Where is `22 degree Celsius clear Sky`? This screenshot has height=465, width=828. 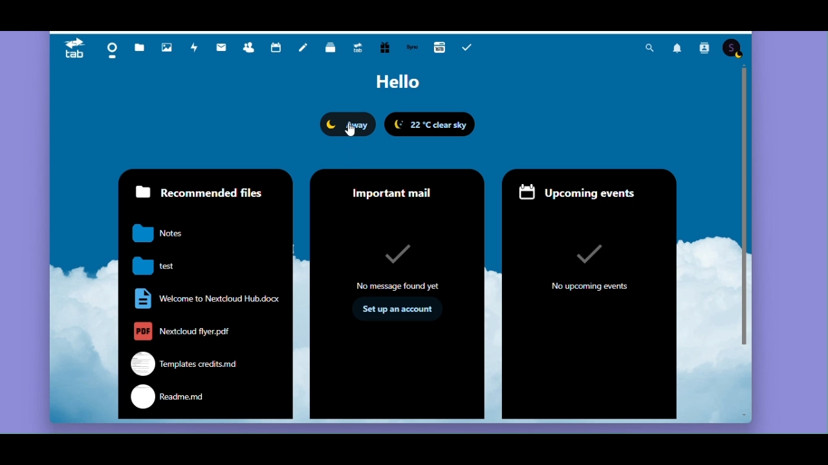 22 degree Celsius clear Sky is located at coordinates (432, 124).